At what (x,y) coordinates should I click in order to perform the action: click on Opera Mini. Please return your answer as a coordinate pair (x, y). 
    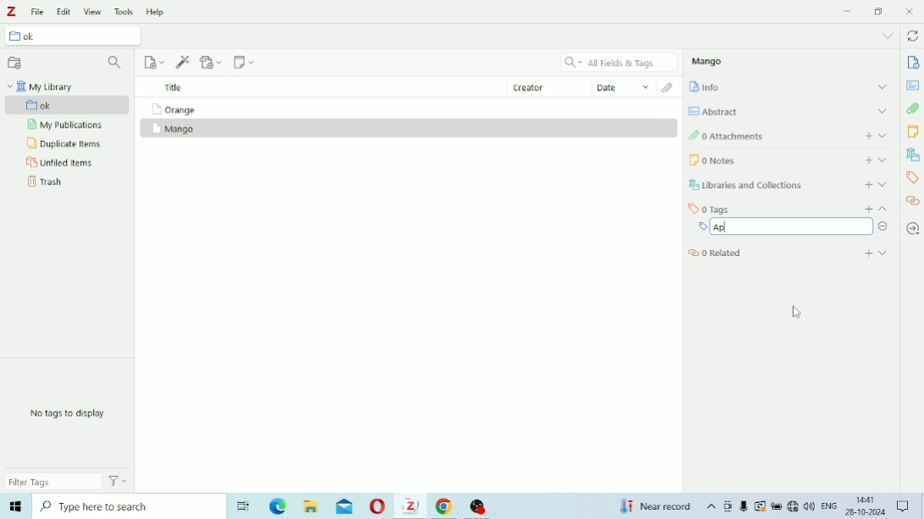
    Looking at the image, I should click on (379, 505).